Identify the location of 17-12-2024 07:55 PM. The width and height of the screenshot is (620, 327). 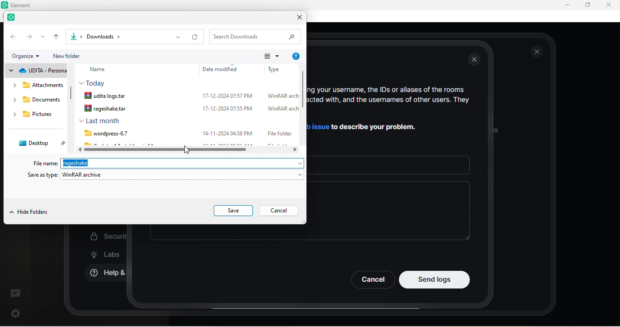
(225, 108).